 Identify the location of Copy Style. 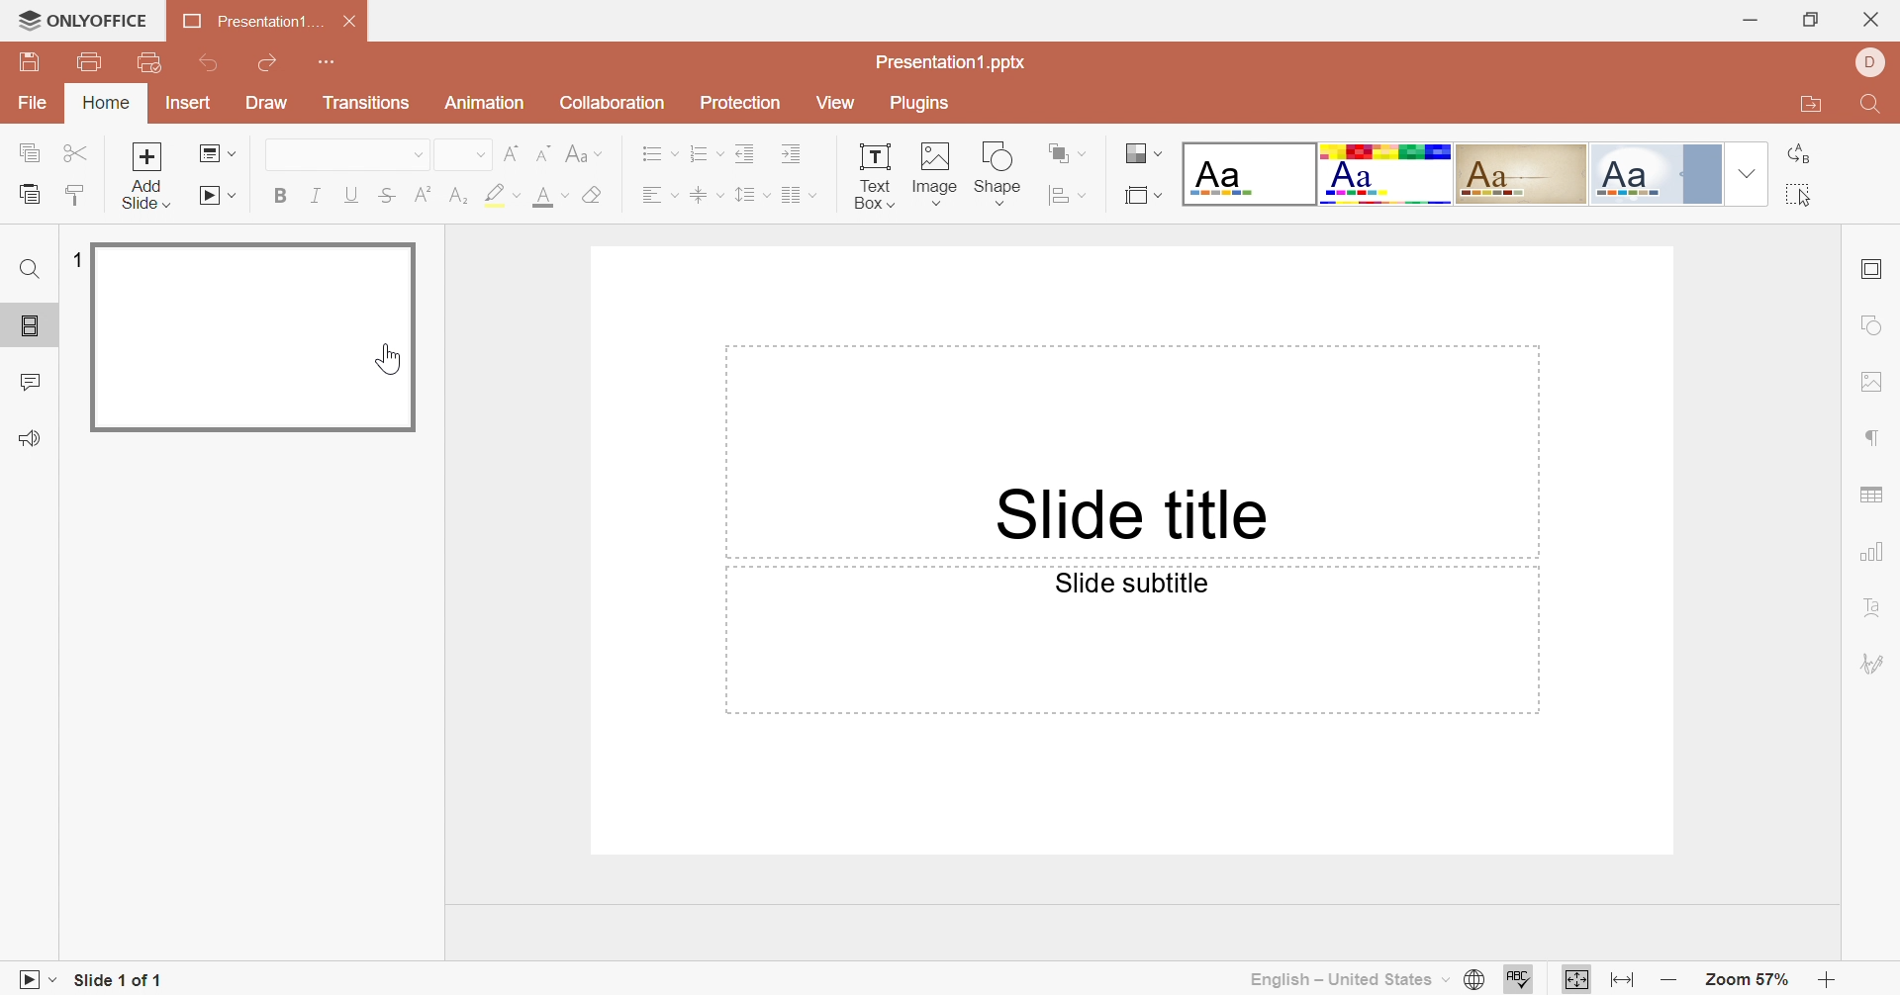
(76, 194).